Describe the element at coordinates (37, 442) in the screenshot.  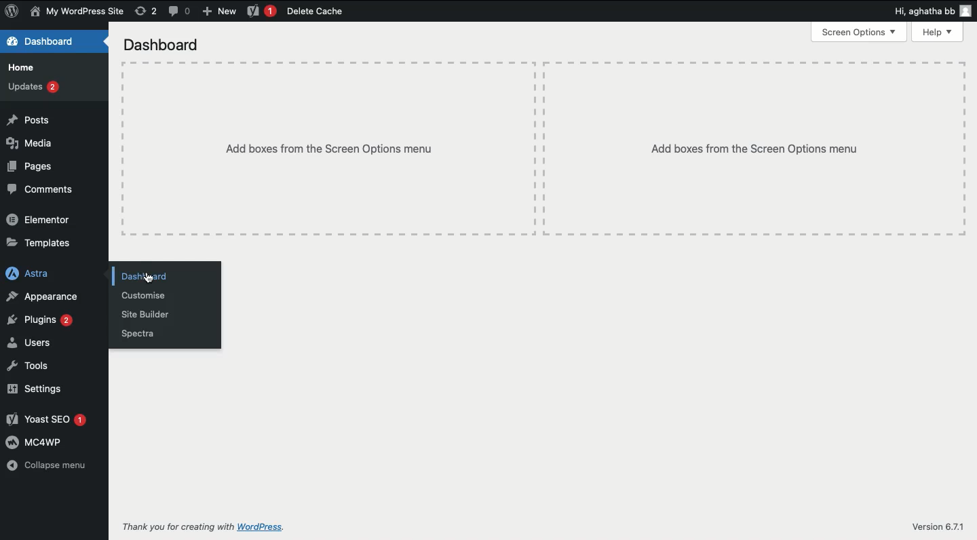
I see `MC4WP` at that location.